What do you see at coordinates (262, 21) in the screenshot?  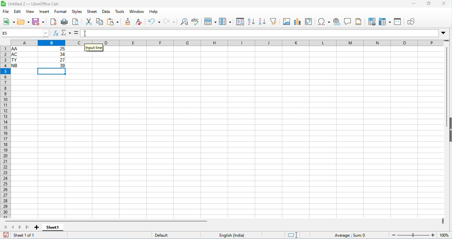 I see `sort descending` at bounding box center [262, 21].